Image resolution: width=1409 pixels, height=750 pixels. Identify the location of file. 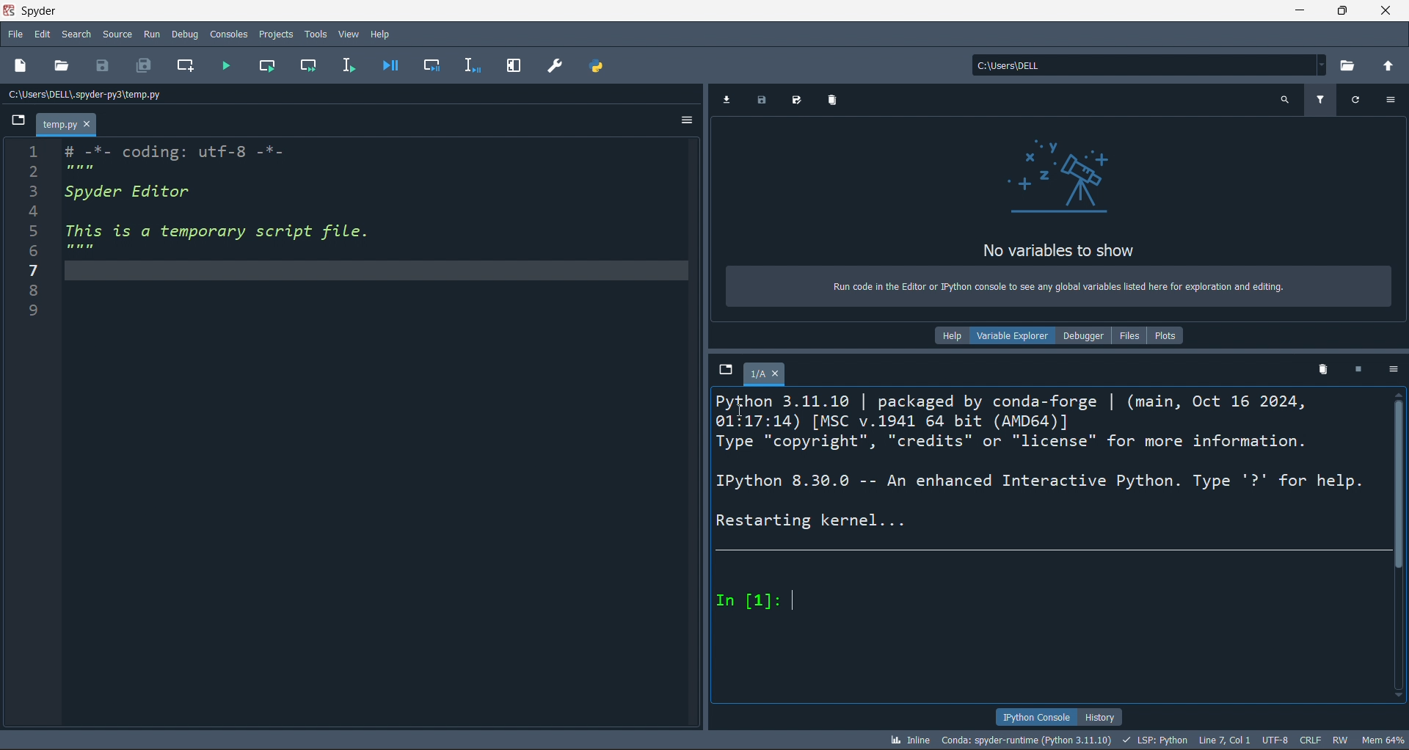
(15, 34).